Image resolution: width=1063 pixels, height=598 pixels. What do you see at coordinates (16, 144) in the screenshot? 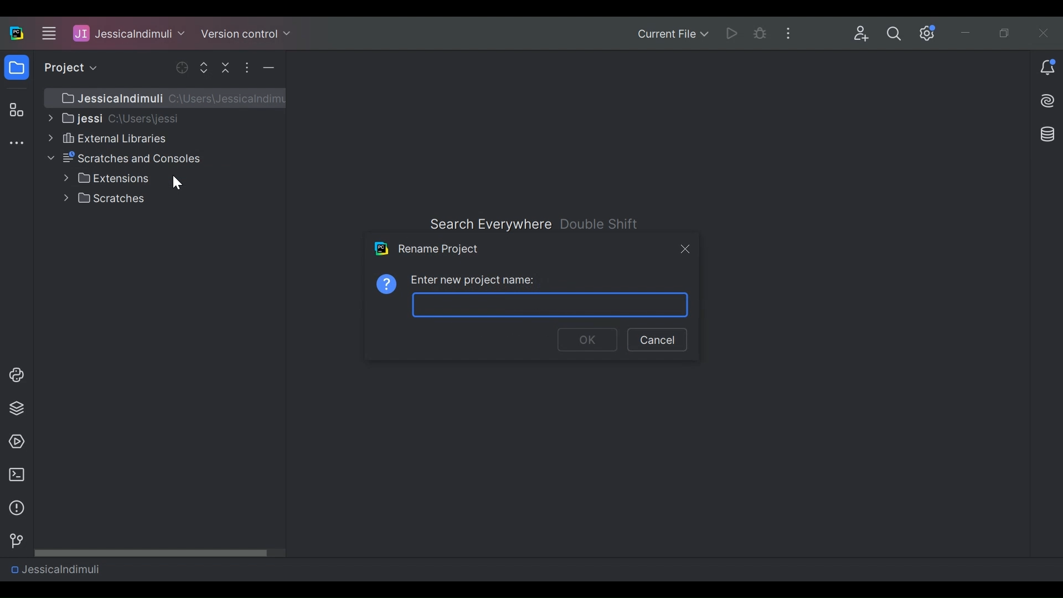
I see `More tool windows` at bounding box center [16, 144].